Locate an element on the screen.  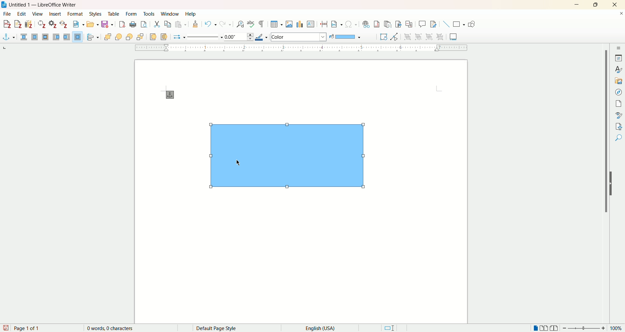
view is located at coordinates (38, 13).